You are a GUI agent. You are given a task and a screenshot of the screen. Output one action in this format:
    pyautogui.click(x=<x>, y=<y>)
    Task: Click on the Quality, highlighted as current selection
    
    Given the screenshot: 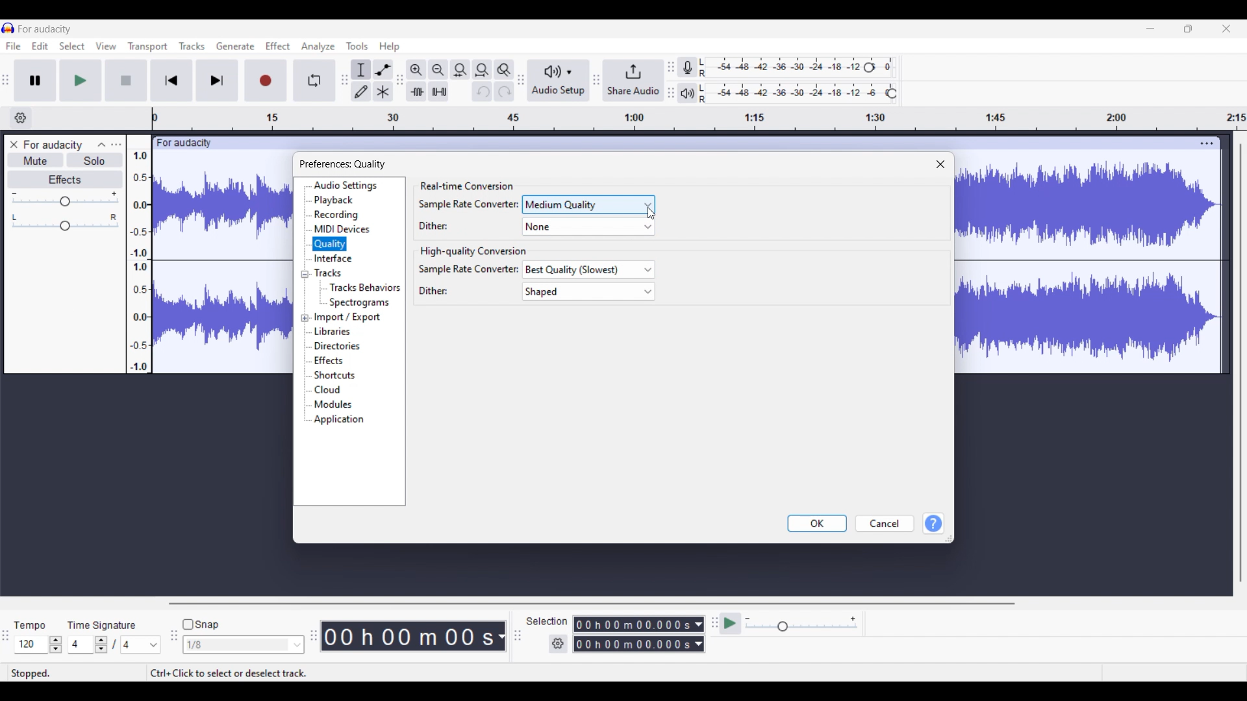 What is the action you would take?
    pyautogui.click(x=330, y=244)
    